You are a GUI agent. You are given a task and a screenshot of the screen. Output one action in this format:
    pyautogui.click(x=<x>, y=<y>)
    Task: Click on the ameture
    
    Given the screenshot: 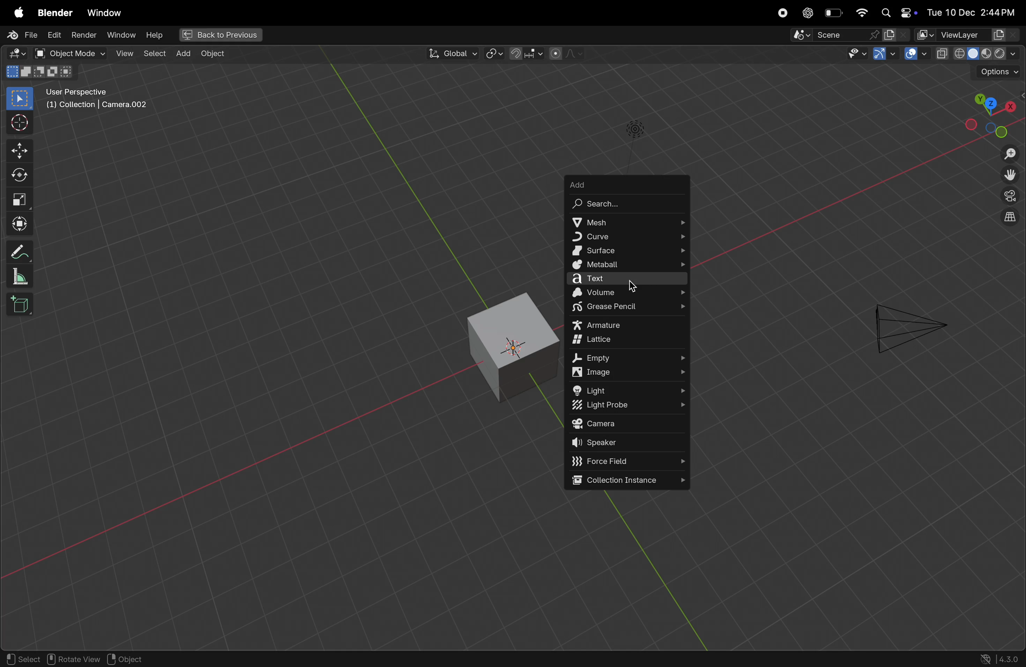 What is the action you would take?
    pyautogui.click(x=626, y=325)
    